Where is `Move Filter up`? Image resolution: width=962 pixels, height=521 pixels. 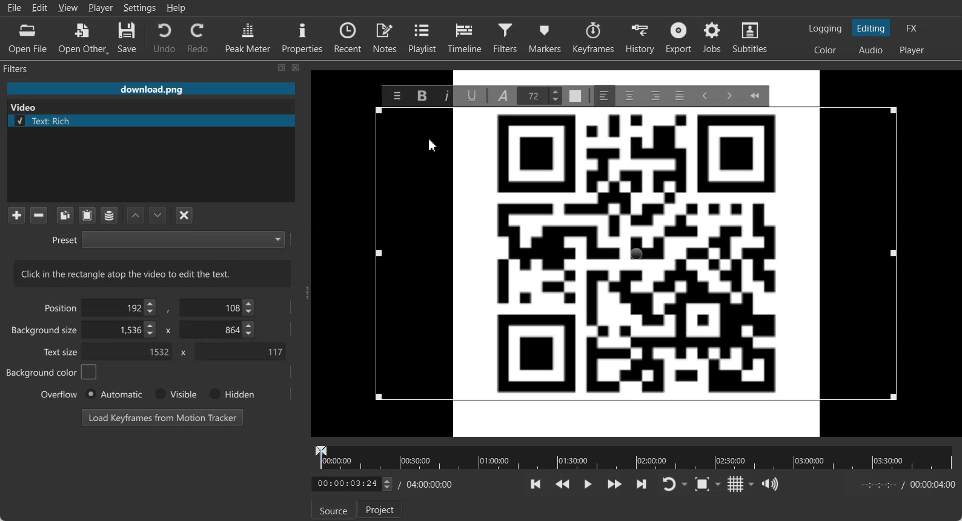 Move Filter up is located at coordinates (136, 216).